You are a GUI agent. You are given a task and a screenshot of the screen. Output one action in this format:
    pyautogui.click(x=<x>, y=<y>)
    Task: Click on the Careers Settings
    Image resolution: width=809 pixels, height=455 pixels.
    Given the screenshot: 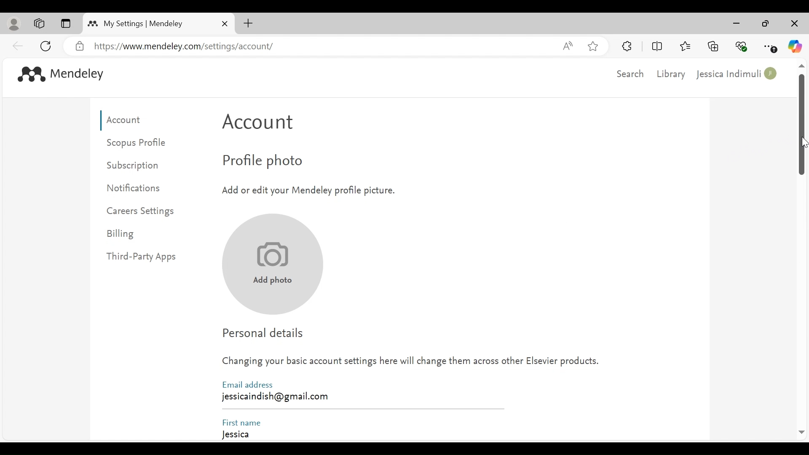 What is the action you would take?
    pyautogui.click(x=142, y=212)
    